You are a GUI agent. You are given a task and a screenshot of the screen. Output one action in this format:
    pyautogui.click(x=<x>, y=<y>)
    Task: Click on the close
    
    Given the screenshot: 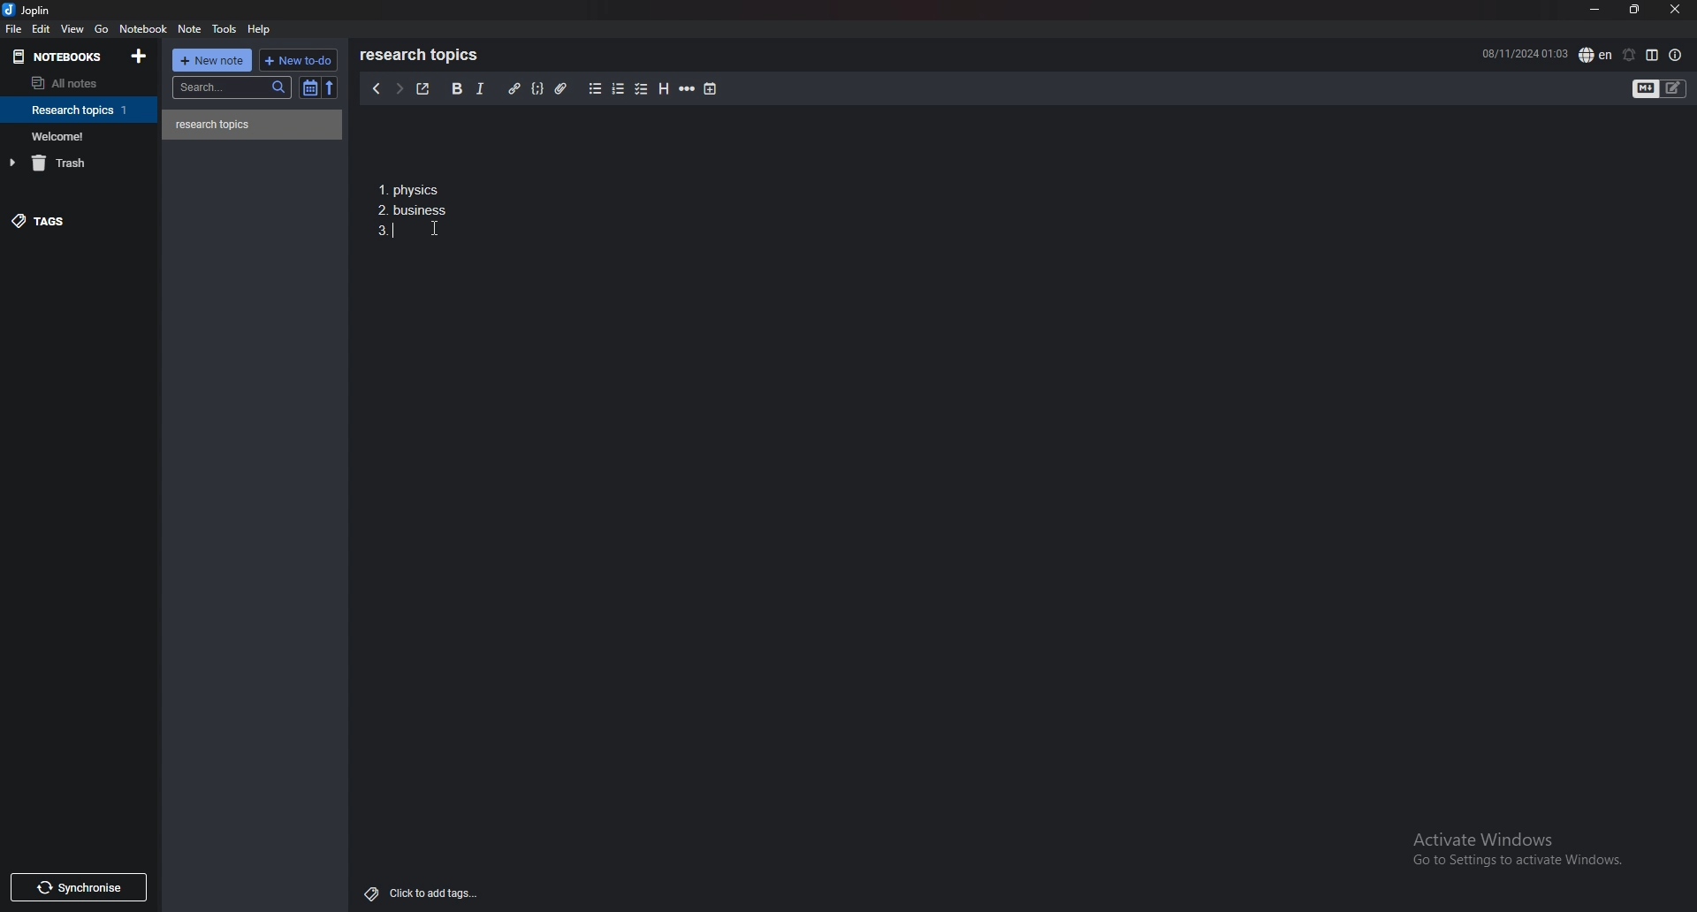 What is the action you would take?
    pyautogui.click(x=1675, y=11)
    